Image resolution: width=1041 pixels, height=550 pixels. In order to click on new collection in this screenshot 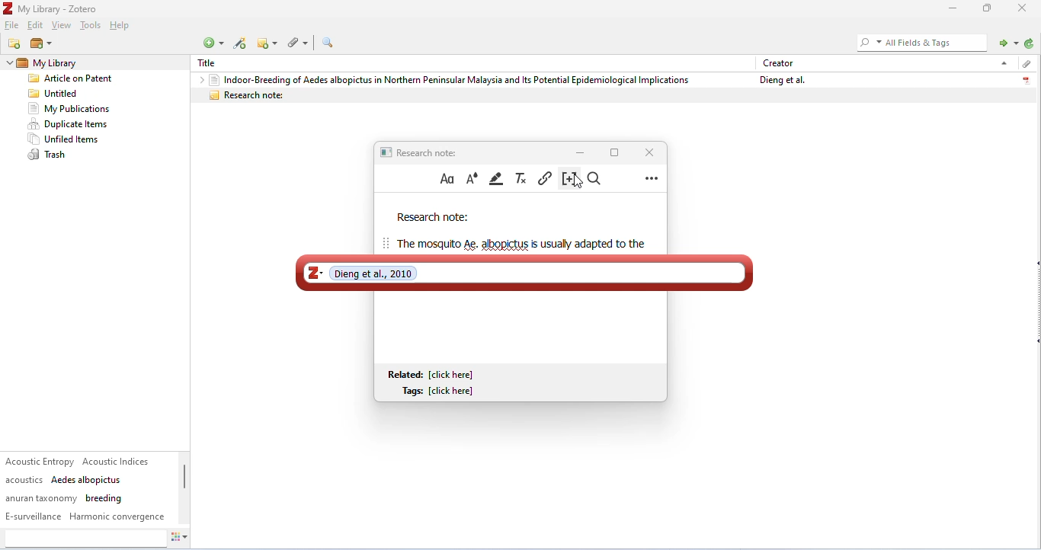, I will do `click(15, 43)`.